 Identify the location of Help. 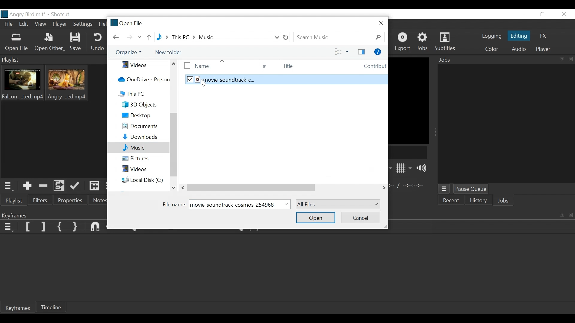
(378, 51).